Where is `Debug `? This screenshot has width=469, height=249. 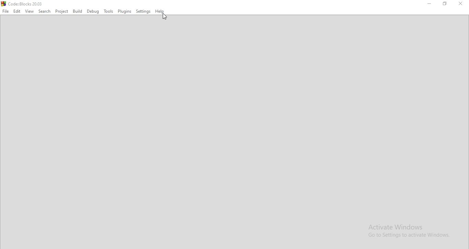 Debug  is located at coordinates (93, 11).